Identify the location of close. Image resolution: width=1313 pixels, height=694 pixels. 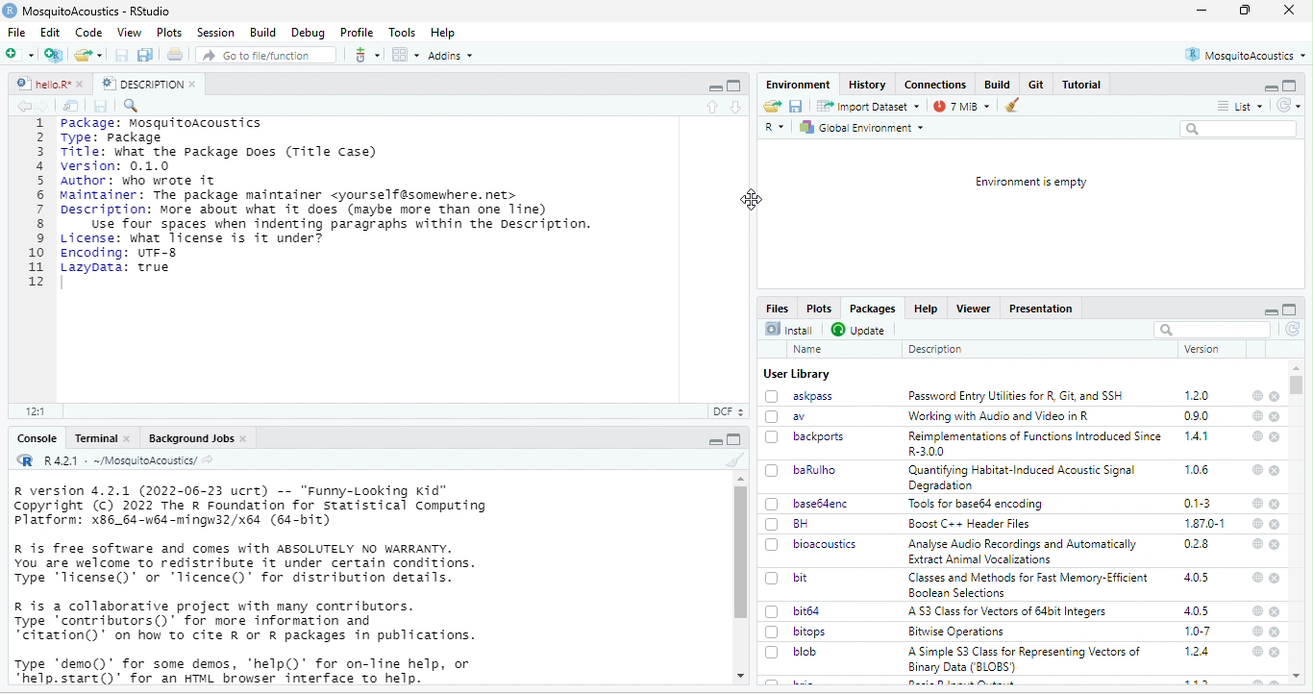
(1276, 612).